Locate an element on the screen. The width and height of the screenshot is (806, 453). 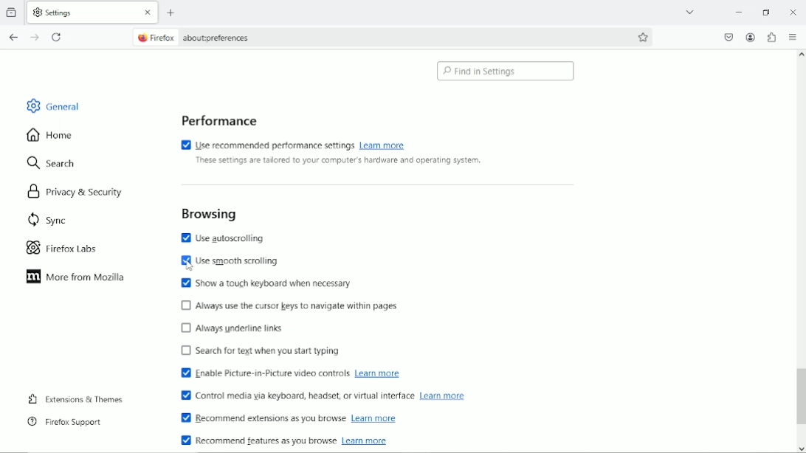
Firefox  about:preferences is located at coordinates (192, 38).